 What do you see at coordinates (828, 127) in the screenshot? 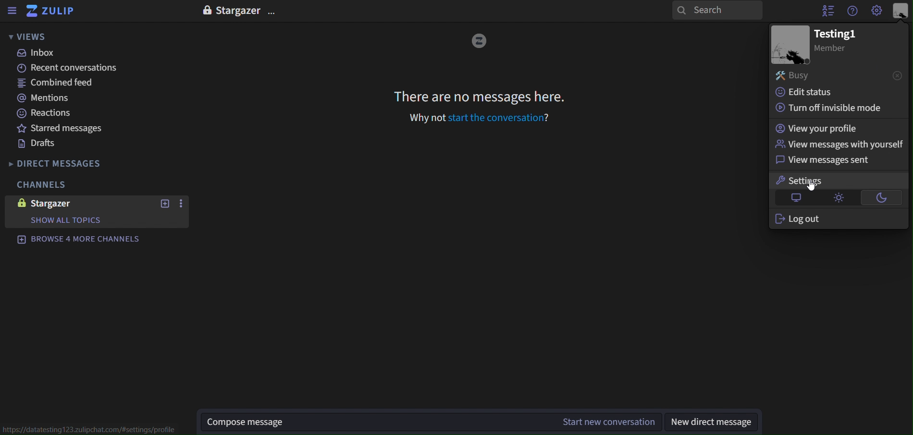
I see `view your profile` at bounding box center [828, 127].